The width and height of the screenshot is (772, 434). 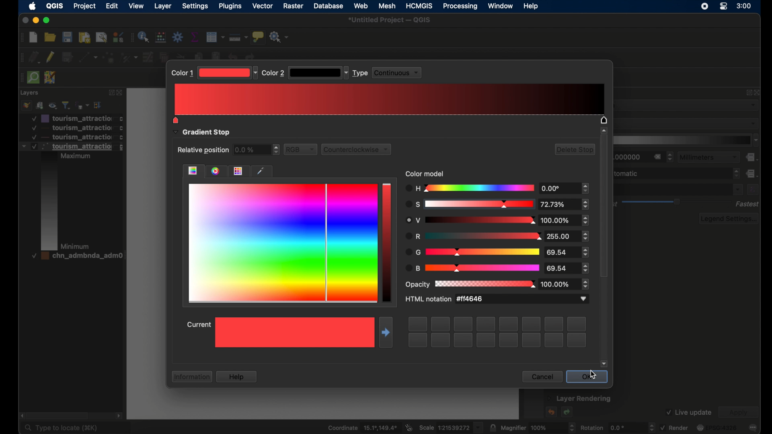 What do you see at coordinates (74, 256) in the screenshot?
I see `layer 4` at bounding box center [74, 256].